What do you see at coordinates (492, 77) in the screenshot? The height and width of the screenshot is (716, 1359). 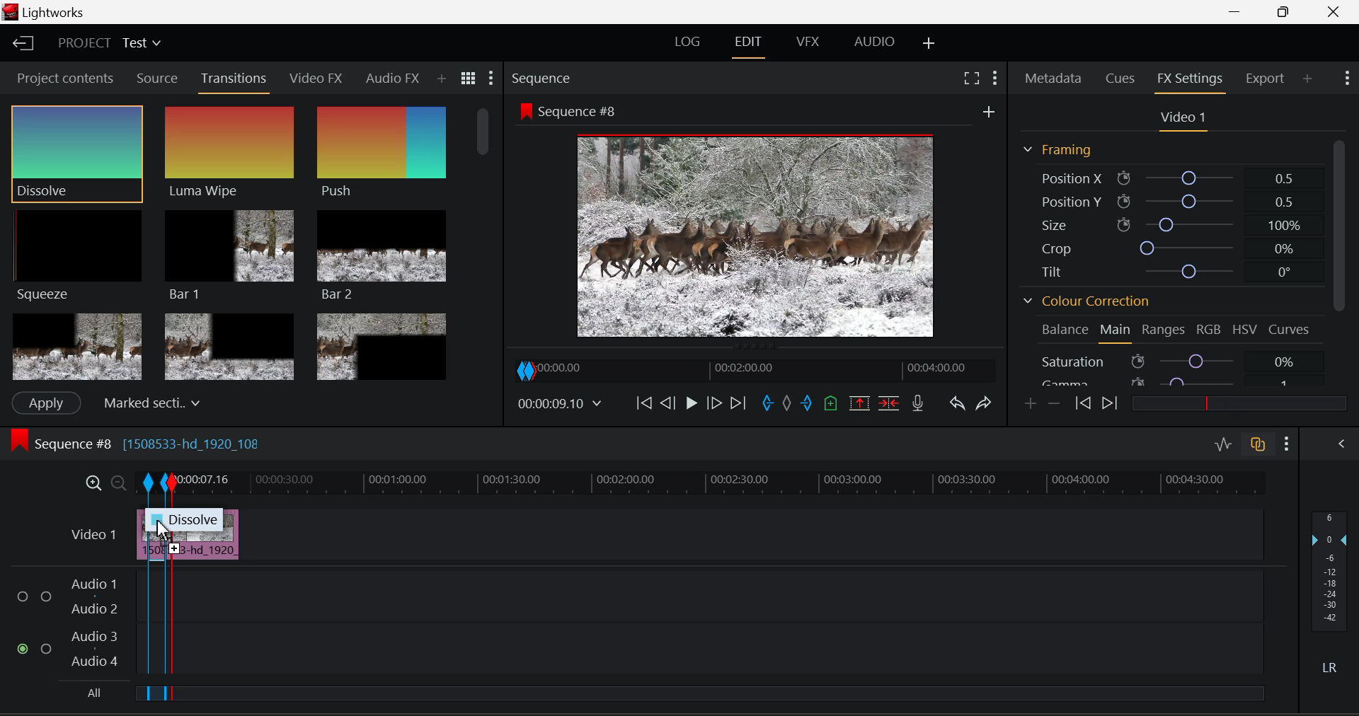 I see `Show Settings` at bounding box center [492, 77].